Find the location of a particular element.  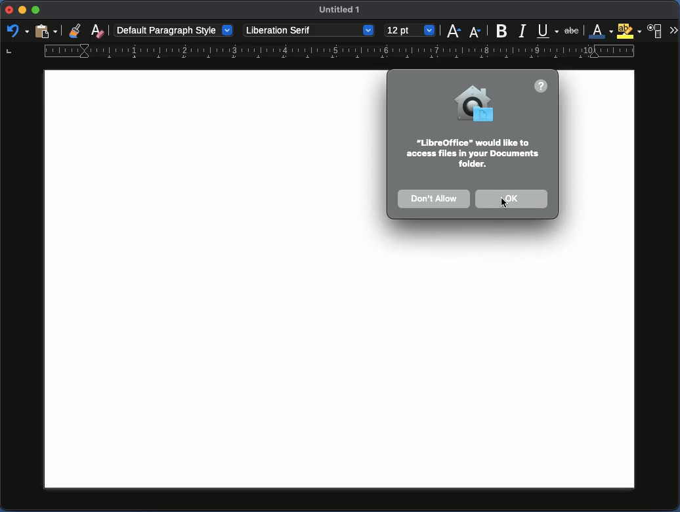

Paragraph style is located at coordinates (174, 30).